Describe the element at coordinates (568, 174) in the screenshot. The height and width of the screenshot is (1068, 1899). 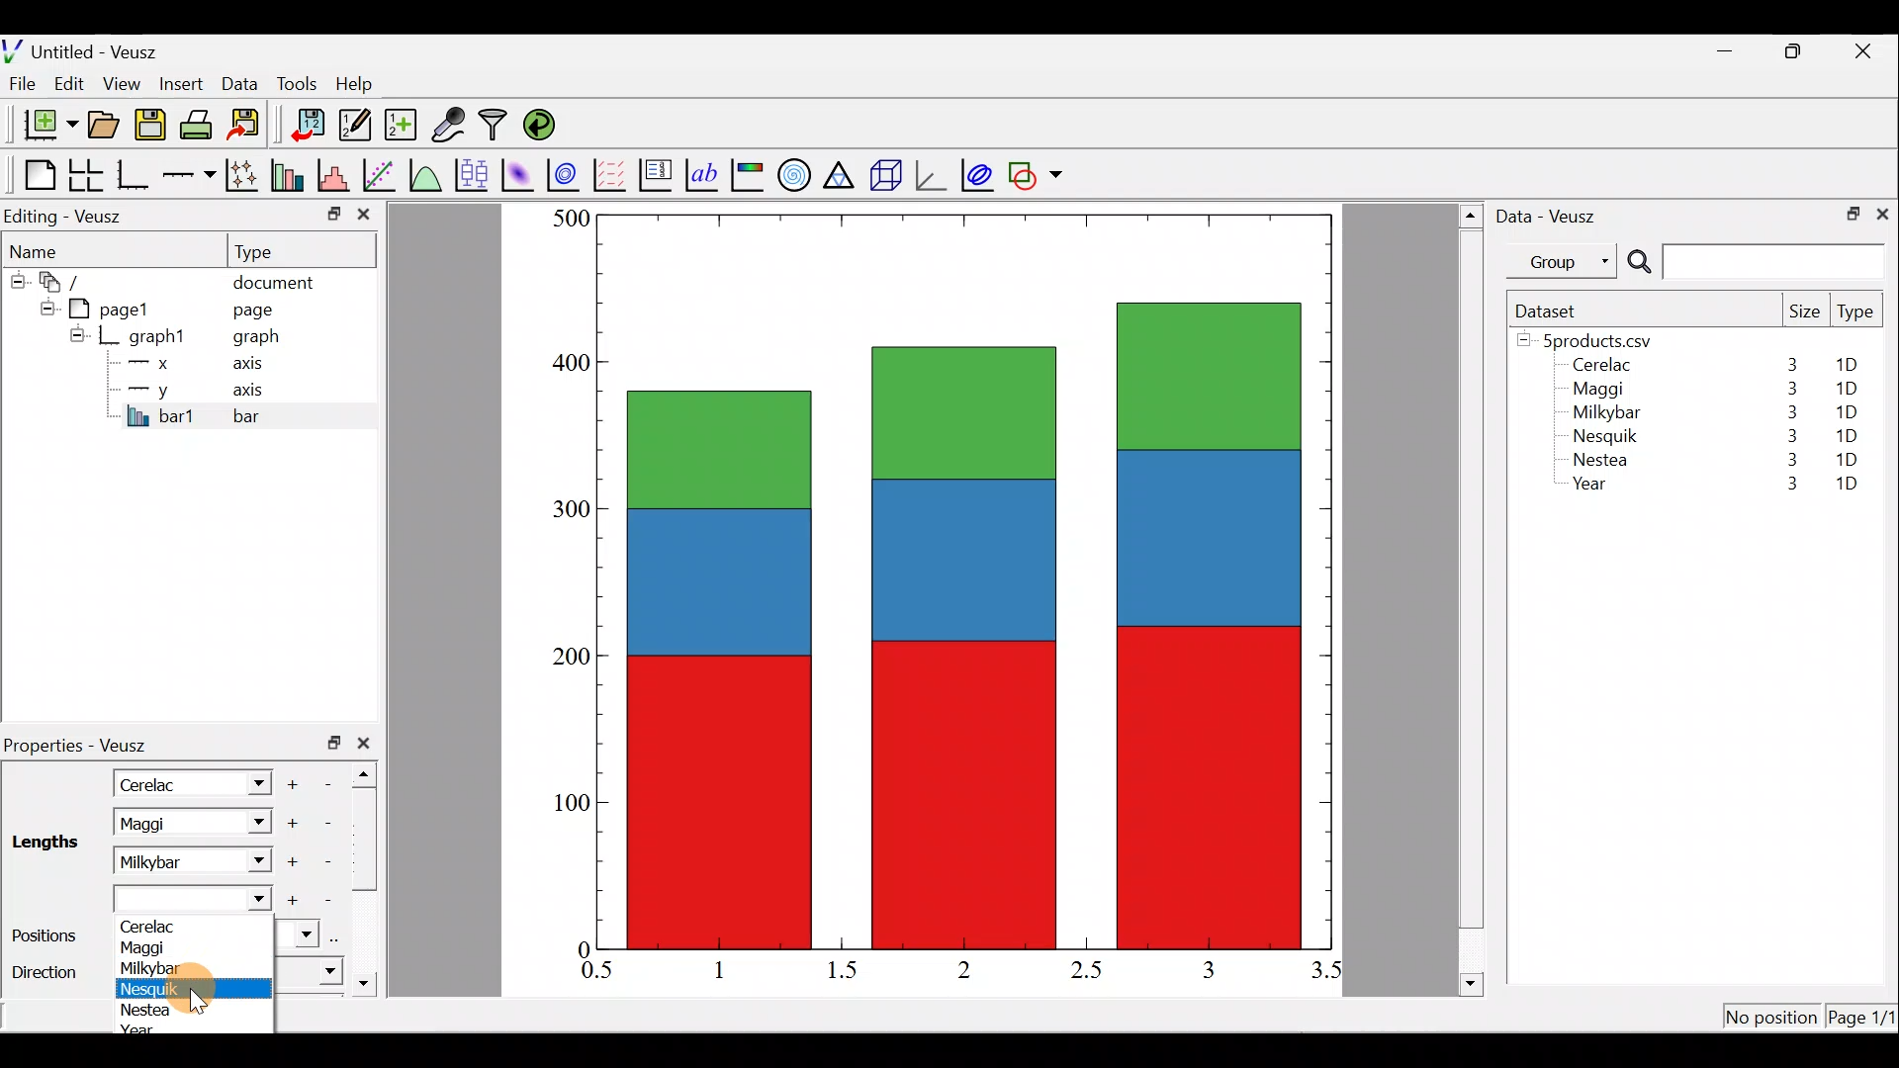
I see `Plot a 2d dataset as contours` at that location.